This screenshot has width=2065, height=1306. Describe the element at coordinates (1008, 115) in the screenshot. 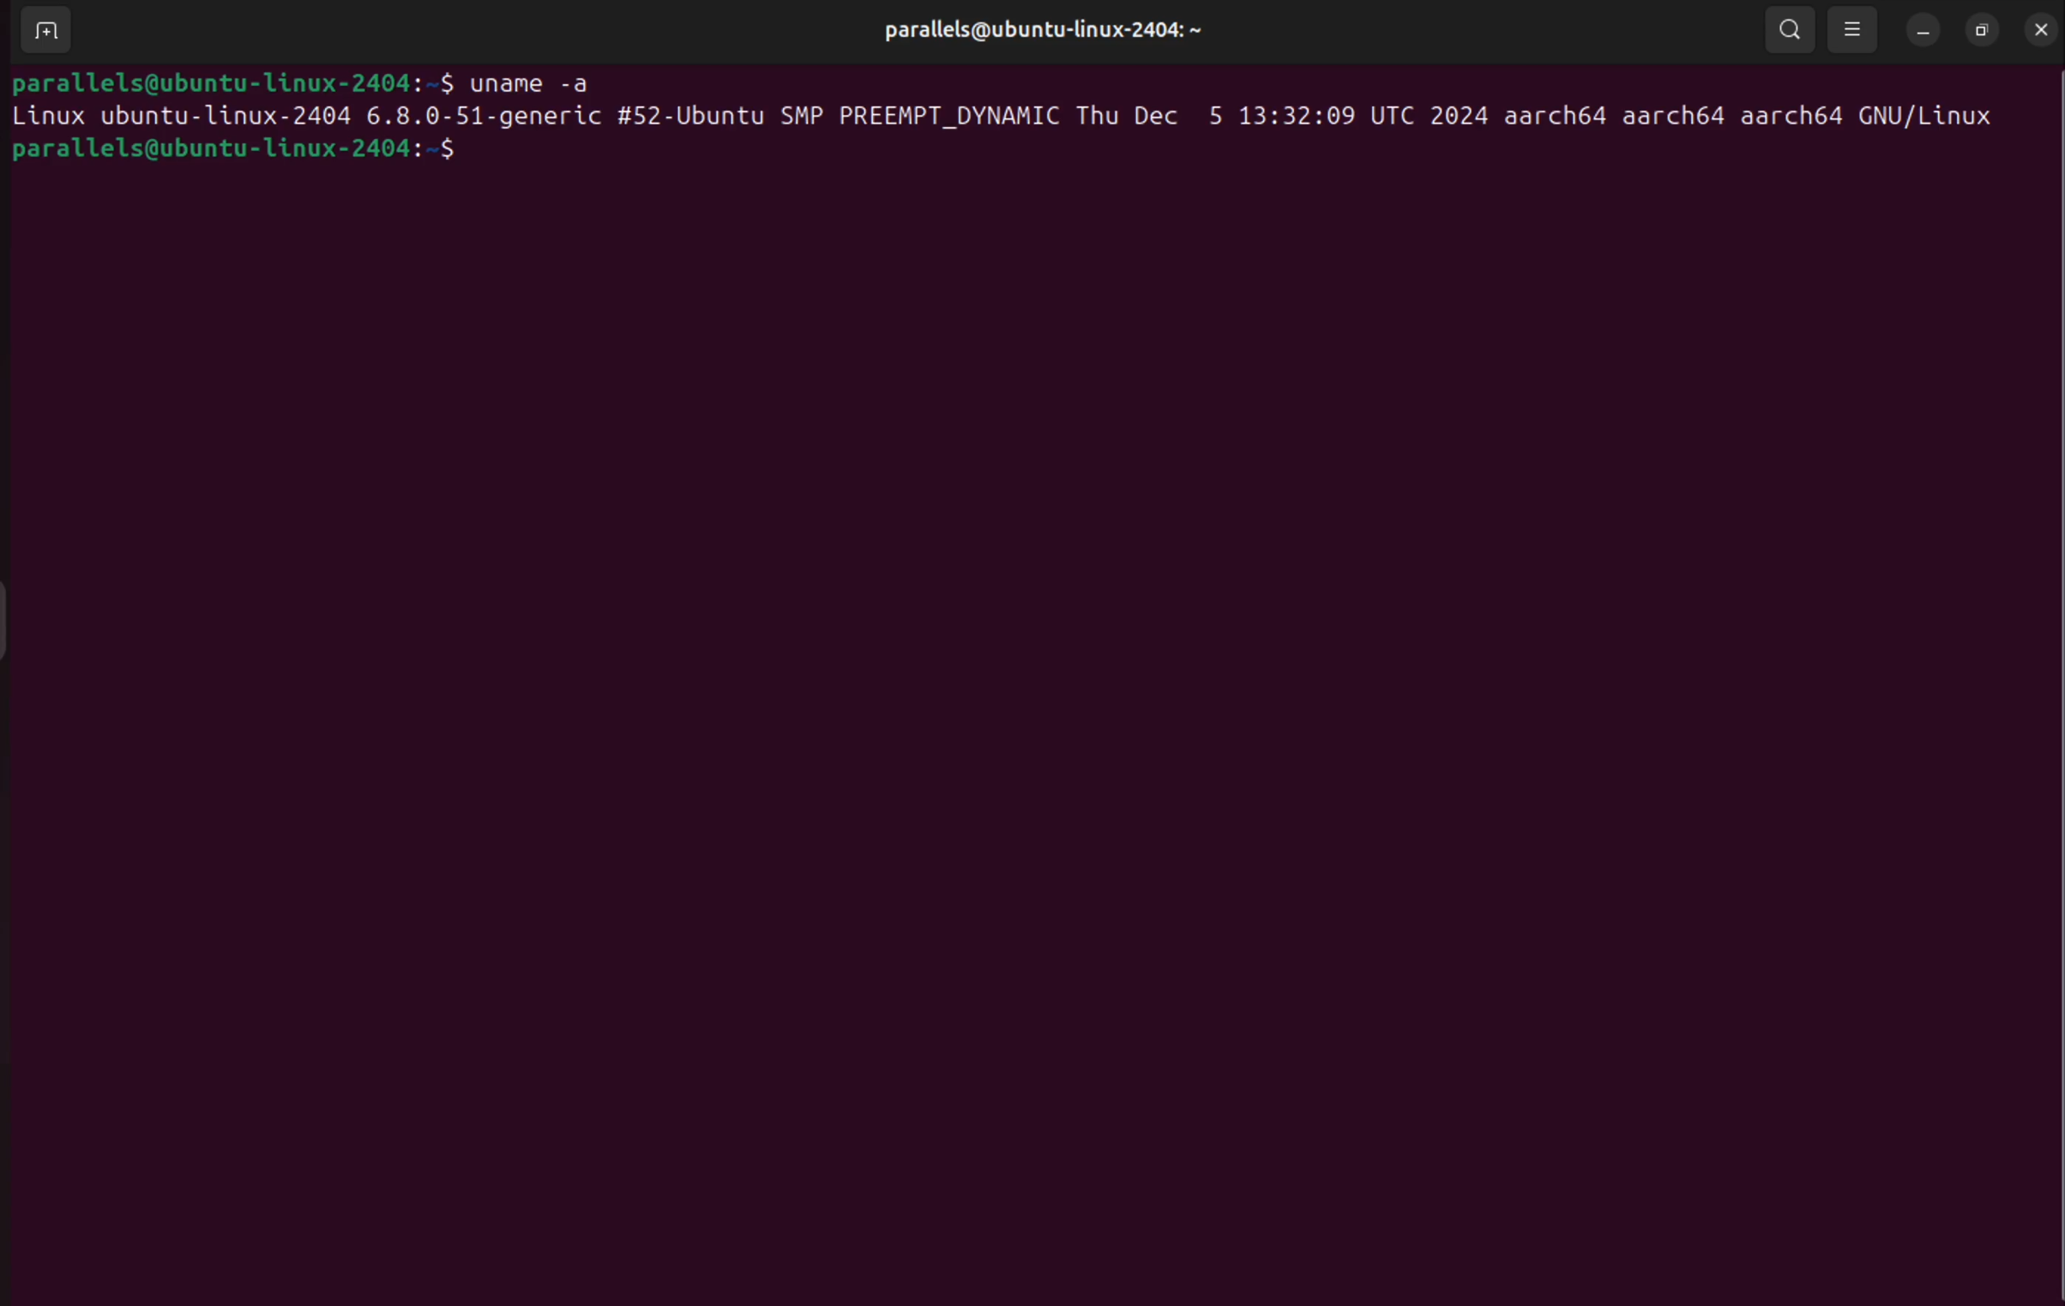

I see `Linux ubuntu-linux-2404 6.8.0-51-generic #52-Ubuntu SMP PREEMPT_DYNAMIC Thu Dec 5 13:32:09 UTC 2024 aarch64 aarch64 aarch64 GNU/Linux` at that location.